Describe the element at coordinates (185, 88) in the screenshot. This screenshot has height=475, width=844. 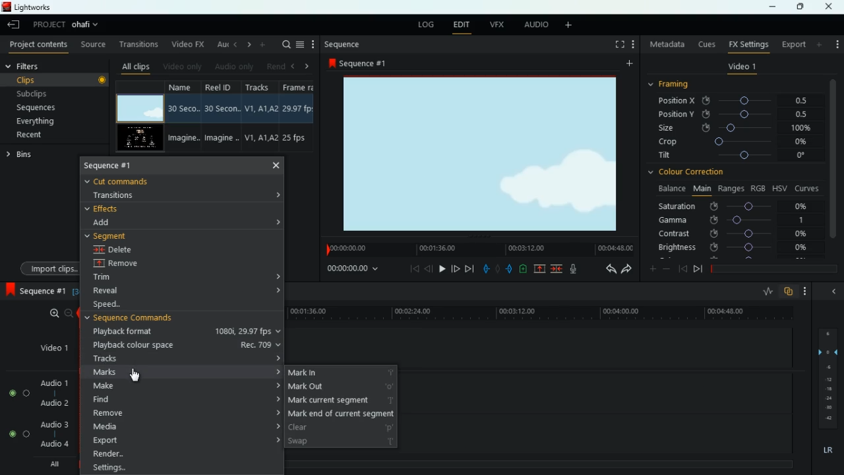
I see `name` at that location.